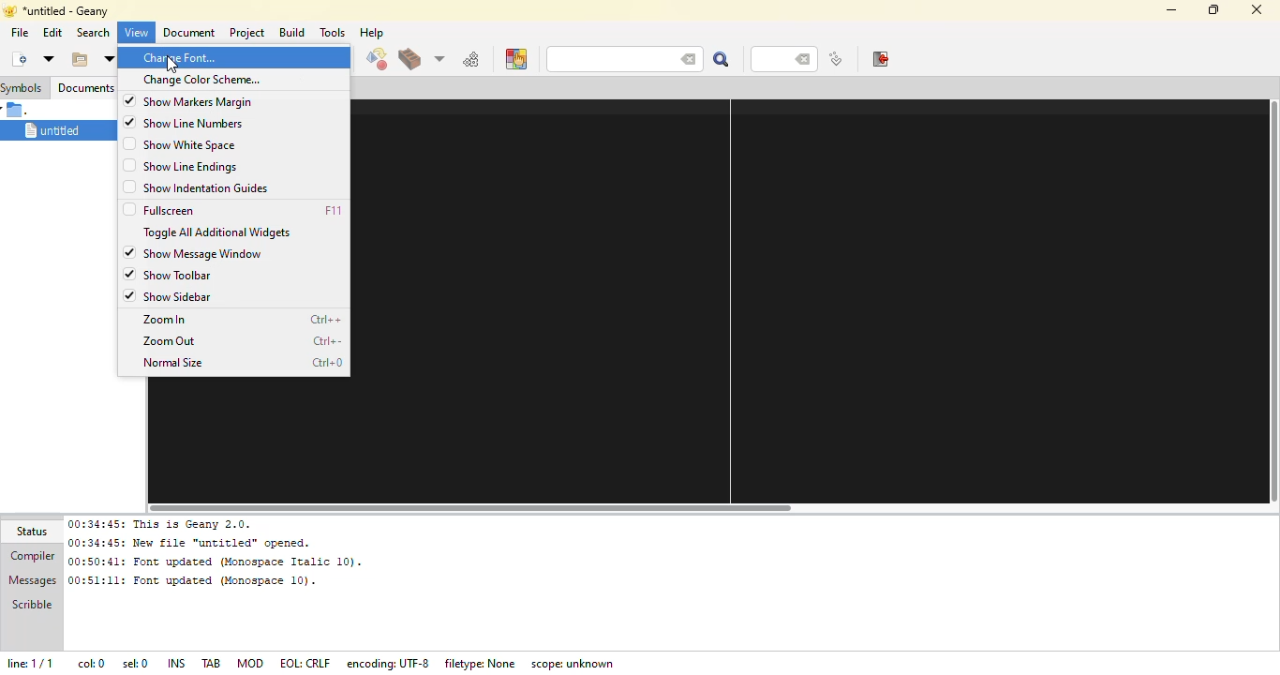  Describe the element at coordinates (91, 32) in the screenshot. I see `search` at that location.